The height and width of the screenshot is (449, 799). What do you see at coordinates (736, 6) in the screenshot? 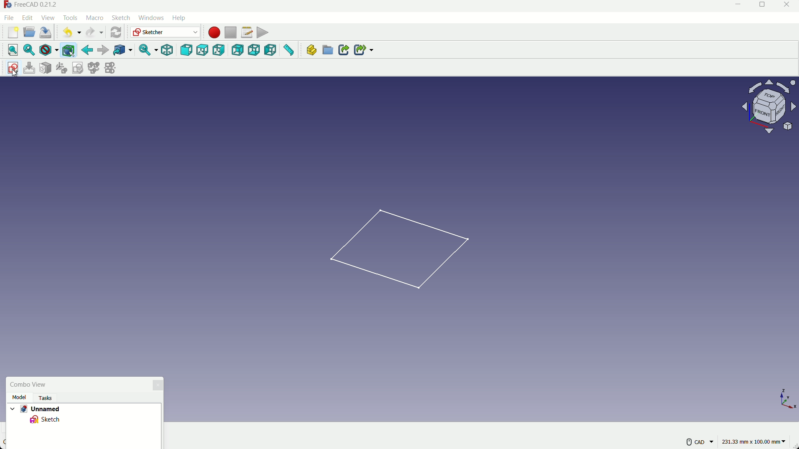
I see `minimize` at bounding box center [736, 6].